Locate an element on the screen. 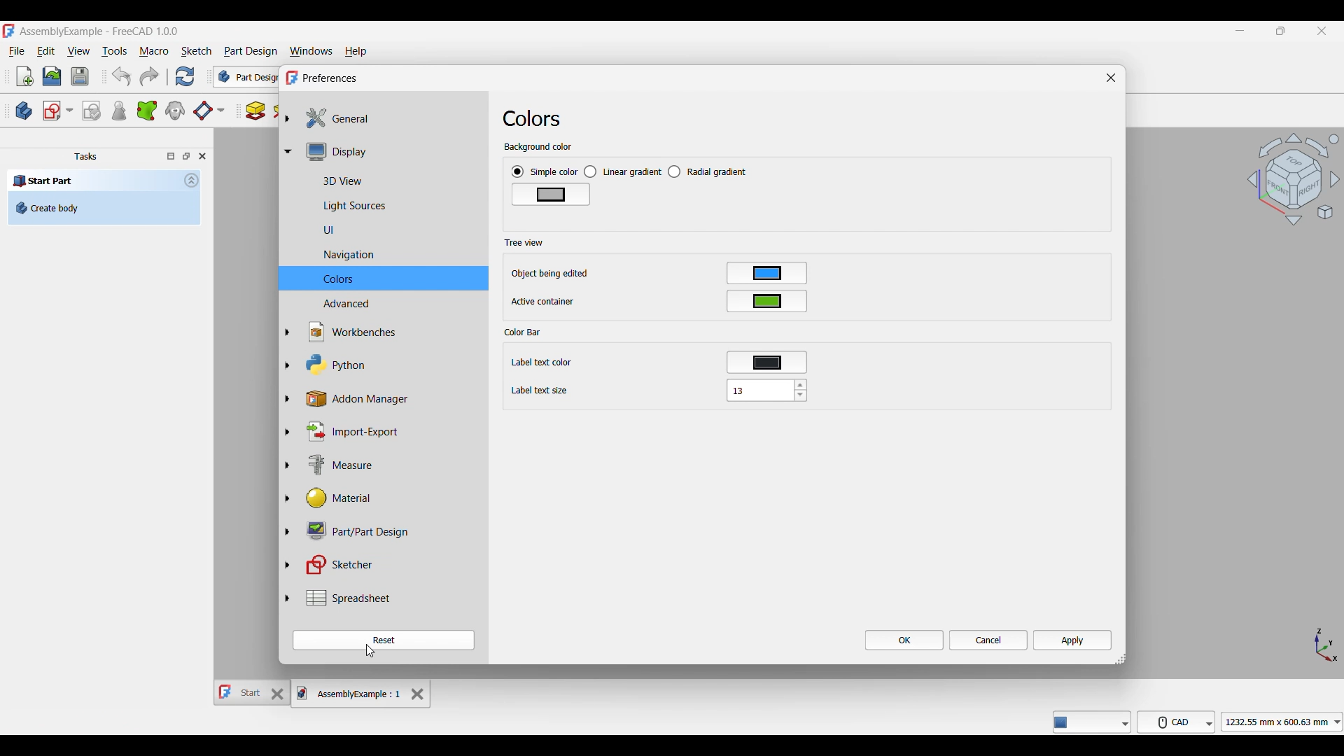  Create sketch options is located at coordinates (57, 111).